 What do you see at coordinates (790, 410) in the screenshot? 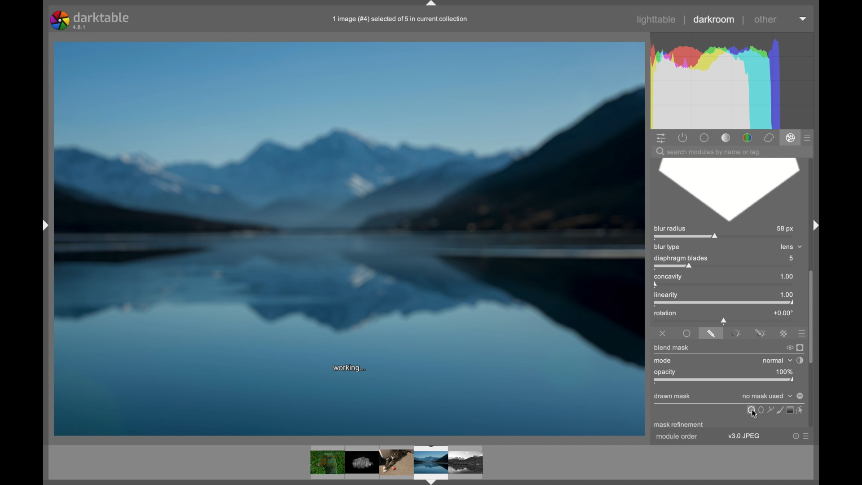
I see `screen` at bounding box center [790, 410].